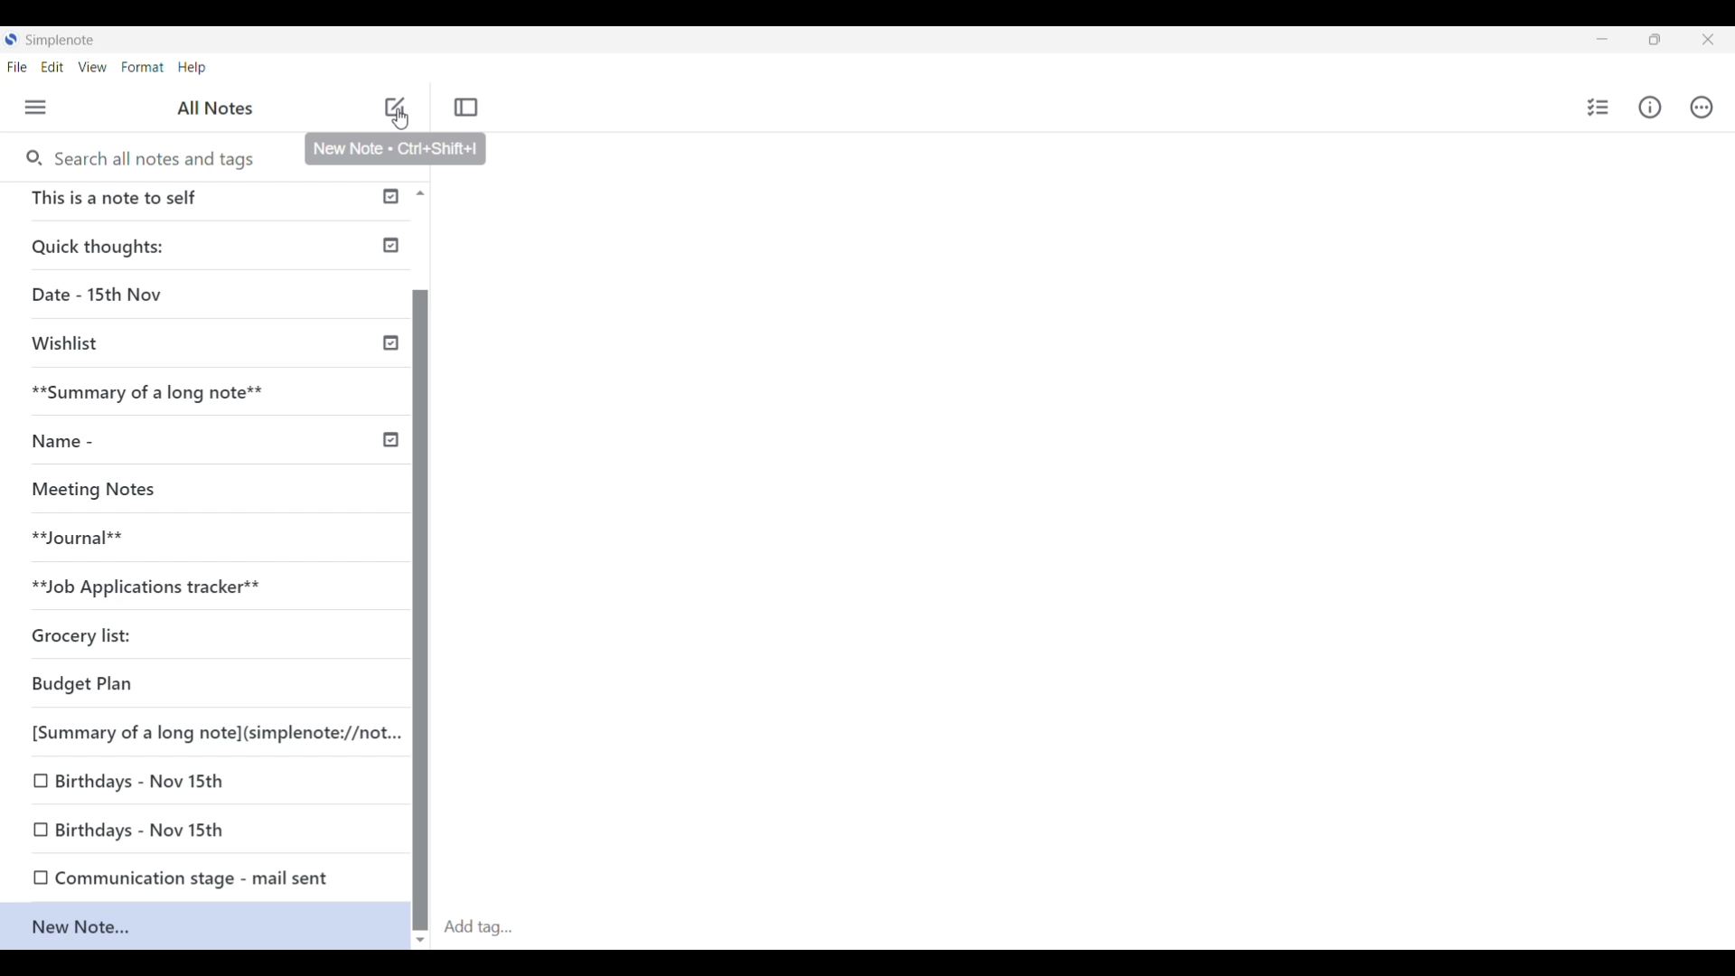 The width and height of the screenshot is (1735, 976). Describe the element at coordinates (154, 296) in the screenshot. I see `Date - 15th Nov` at that location.